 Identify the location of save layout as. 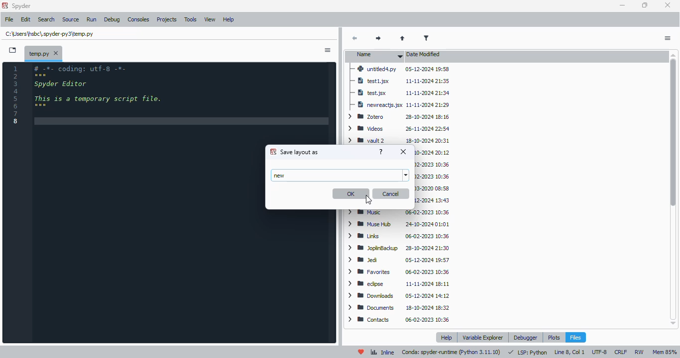
(300, 152).